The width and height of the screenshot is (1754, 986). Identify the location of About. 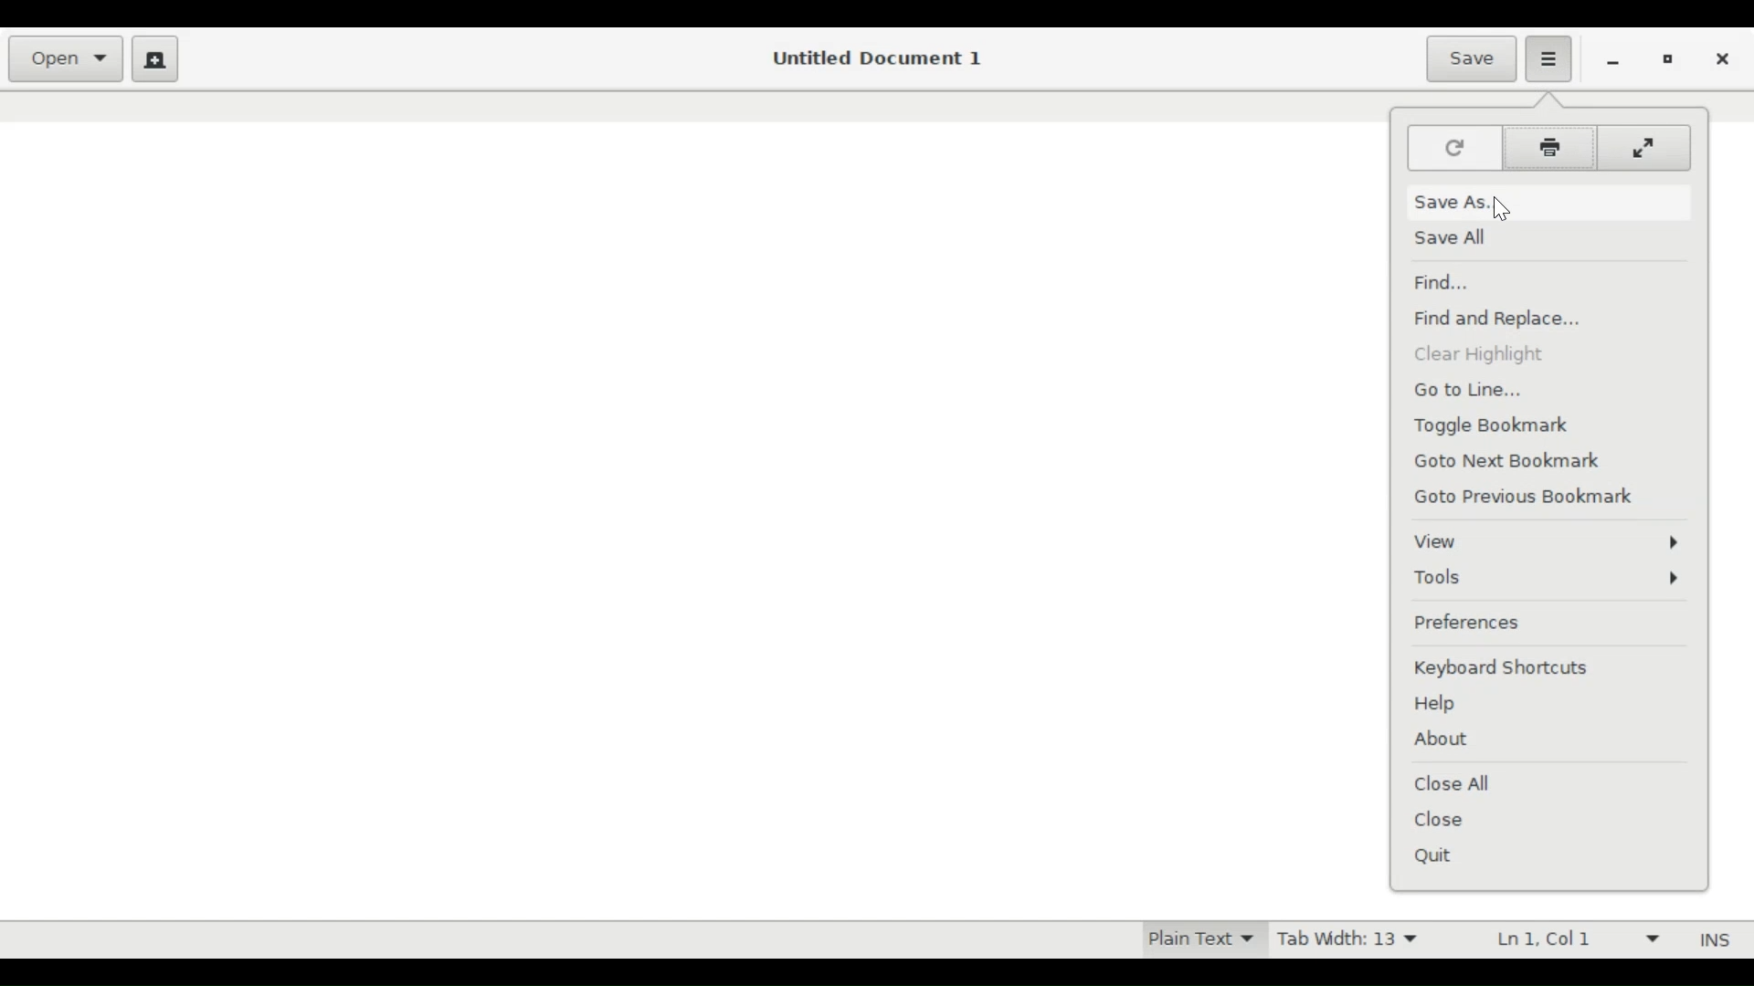
(1440, 741).